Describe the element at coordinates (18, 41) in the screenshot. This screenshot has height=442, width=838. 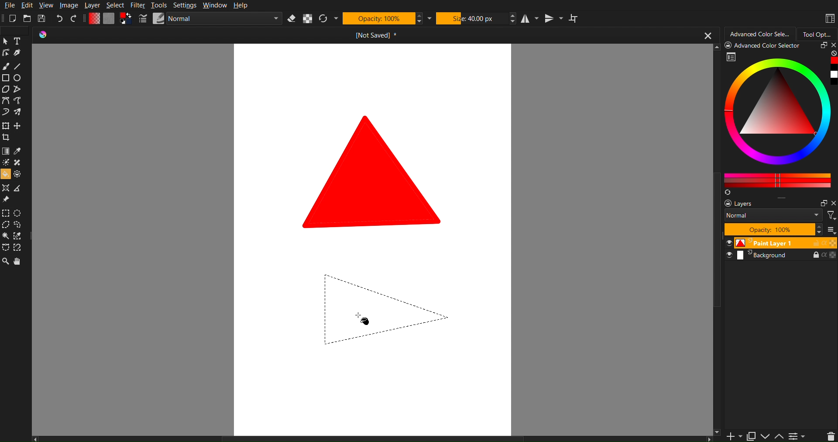
I see `Text` at that location.